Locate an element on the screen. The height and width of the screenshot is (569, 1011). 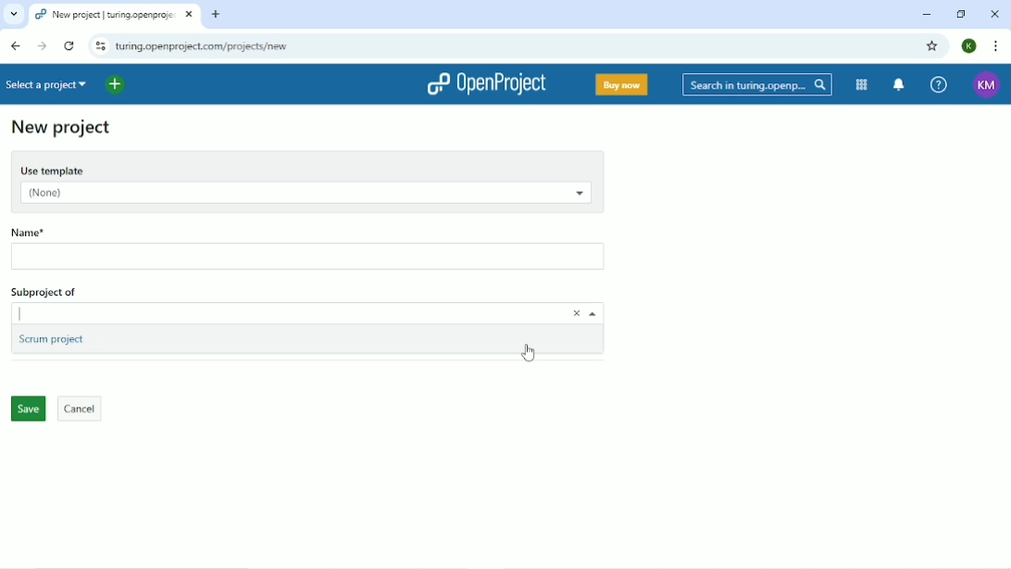
Subproject of is located at coordinates (71, 290).